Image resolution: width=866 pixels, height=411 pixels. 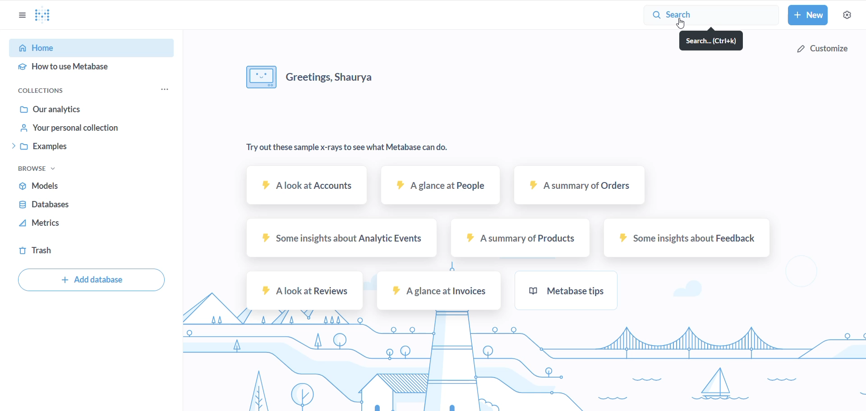 What do you see at coordinates (22, 15) in the screenshot?
I see `OPTIONS` at bounding box center [22, 15].